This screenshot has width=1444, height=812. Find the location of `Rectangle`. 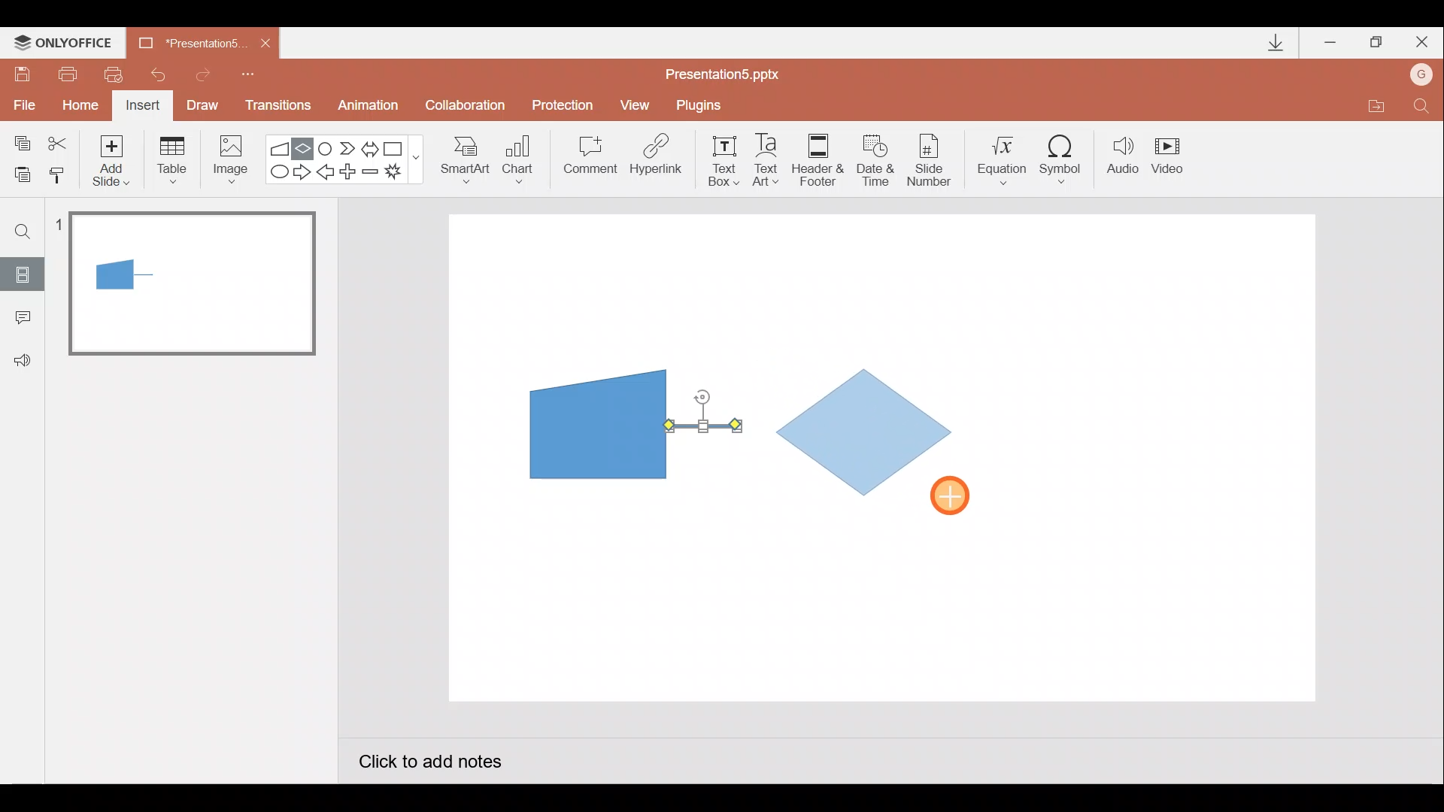

Rectangle is located at coordinates (397, 147).